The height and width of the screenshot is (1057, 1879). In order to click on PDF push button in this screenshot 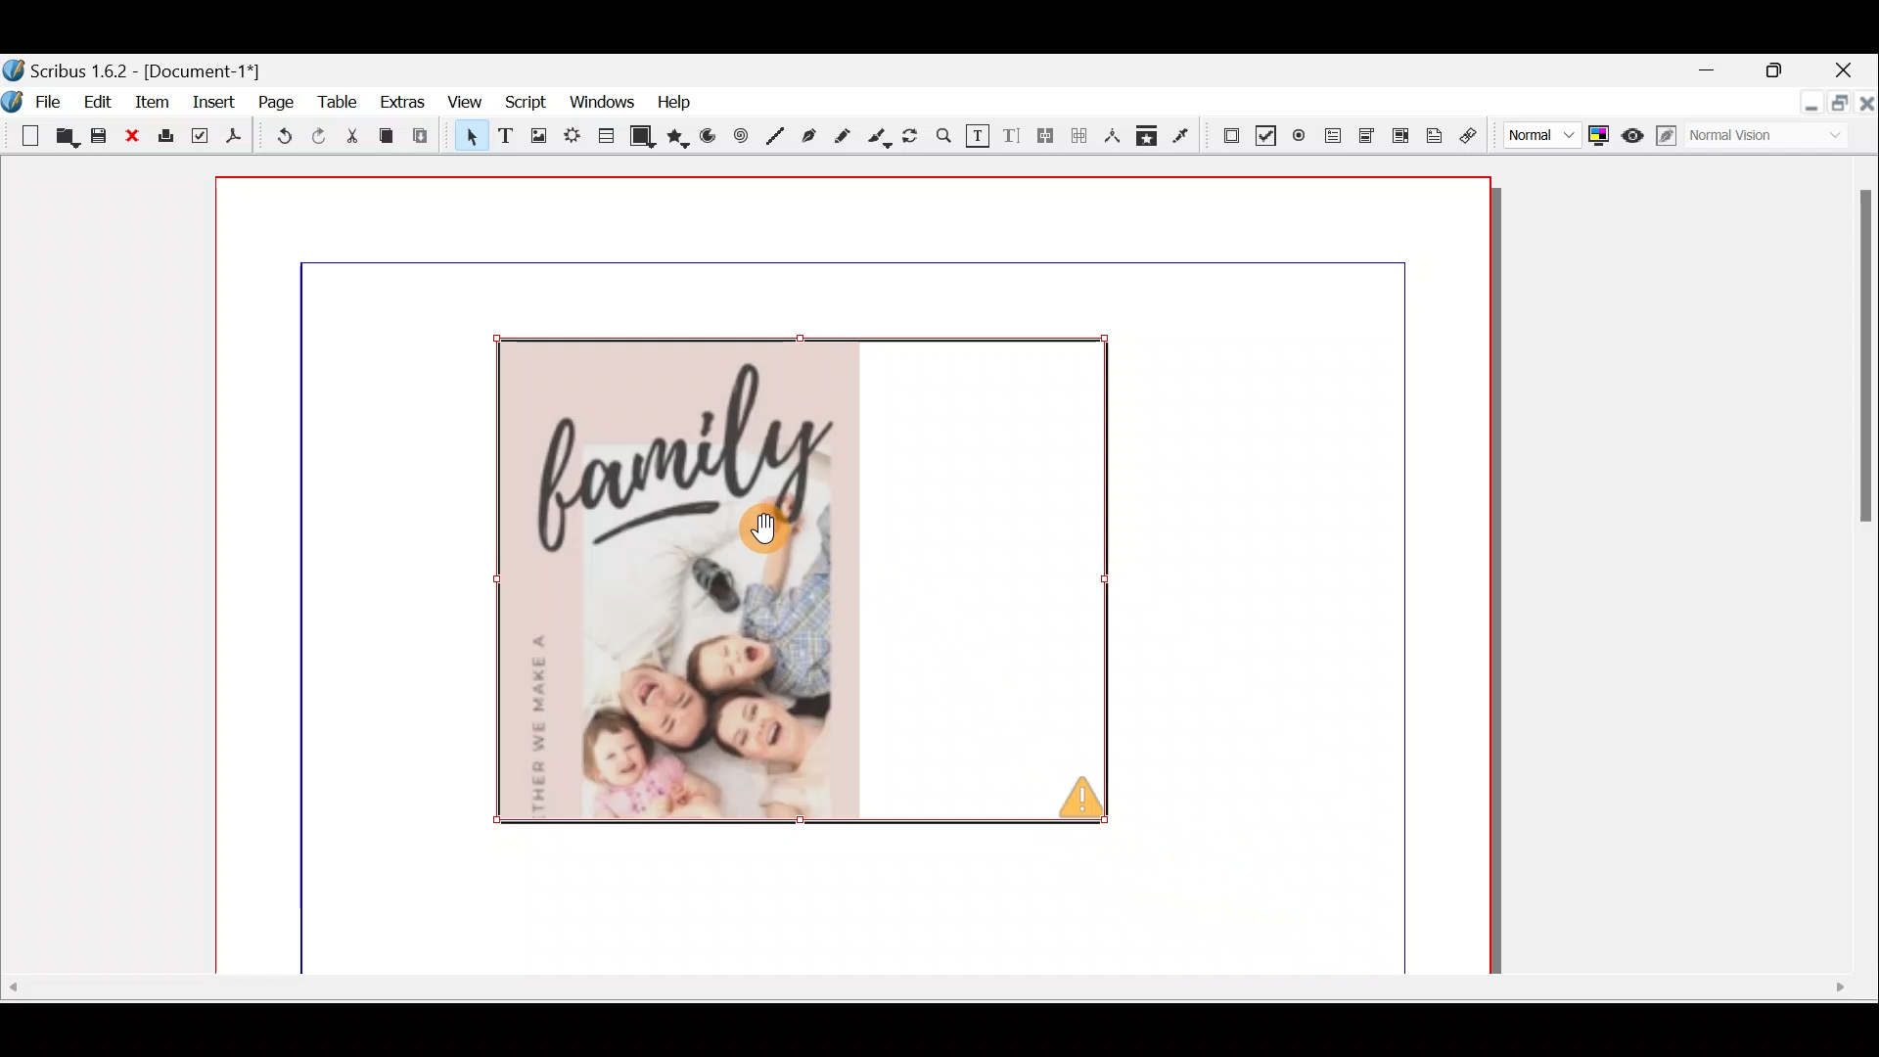, I will do `click(1222, 136)`.